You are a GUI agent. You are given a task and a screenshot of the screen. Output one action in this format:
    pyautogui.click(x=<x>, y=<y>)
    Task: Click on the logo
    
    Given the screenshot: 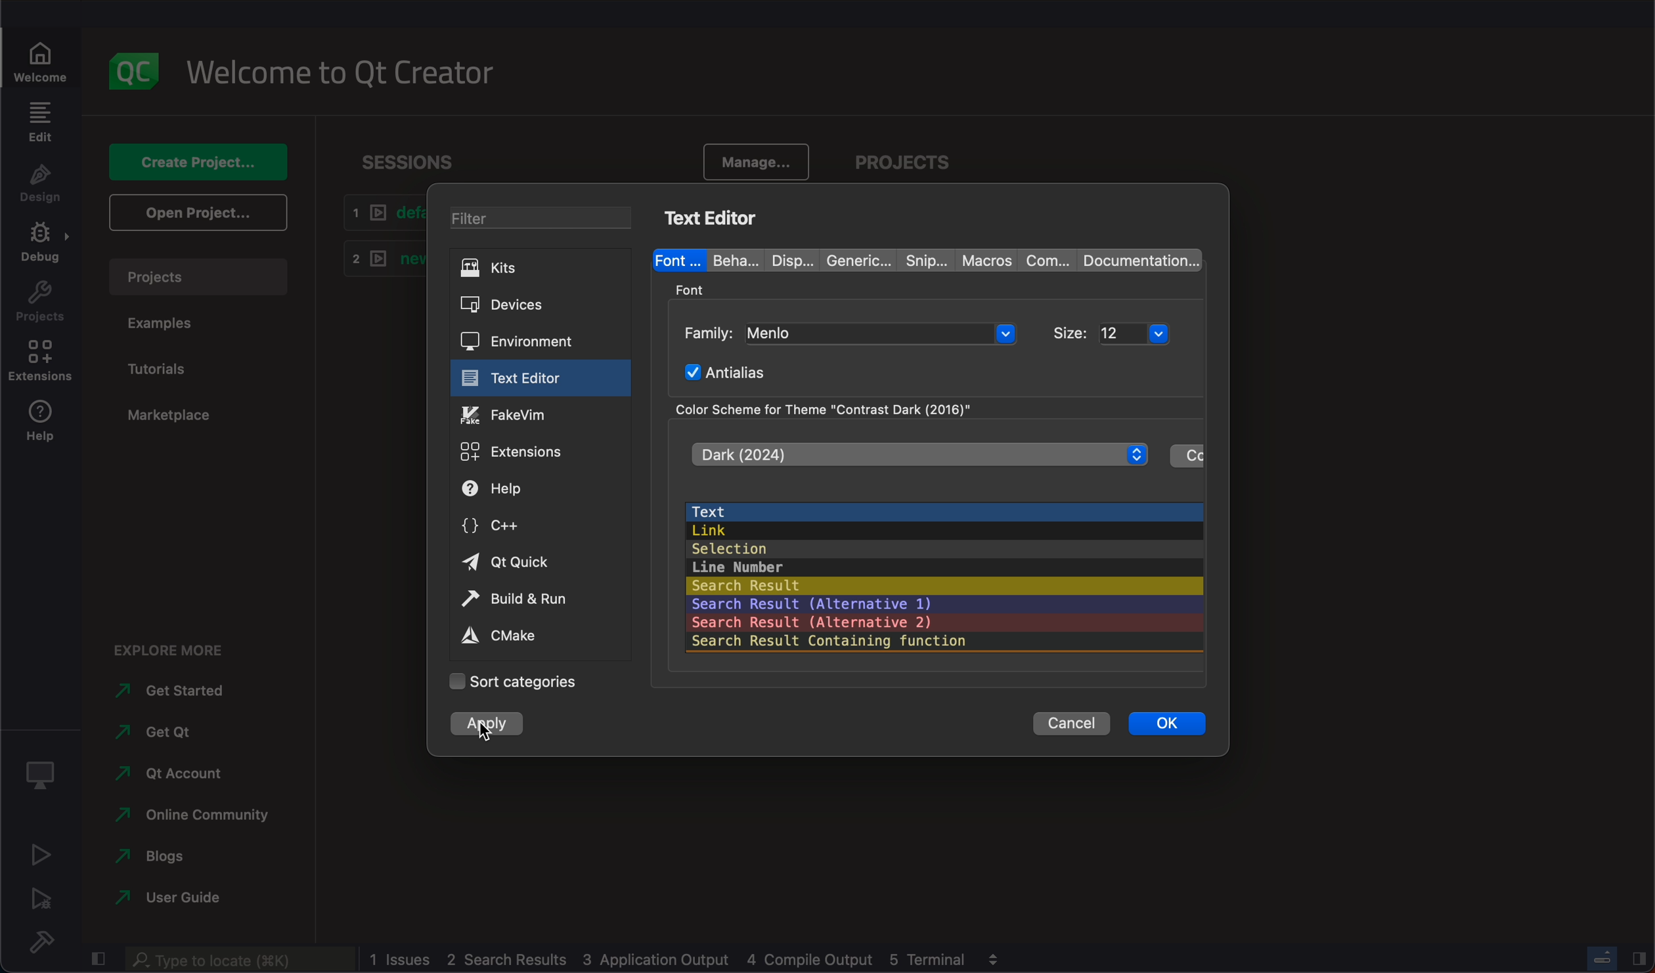 What is the action you would take?
    pyautogui.click(x=139, y=72)
    